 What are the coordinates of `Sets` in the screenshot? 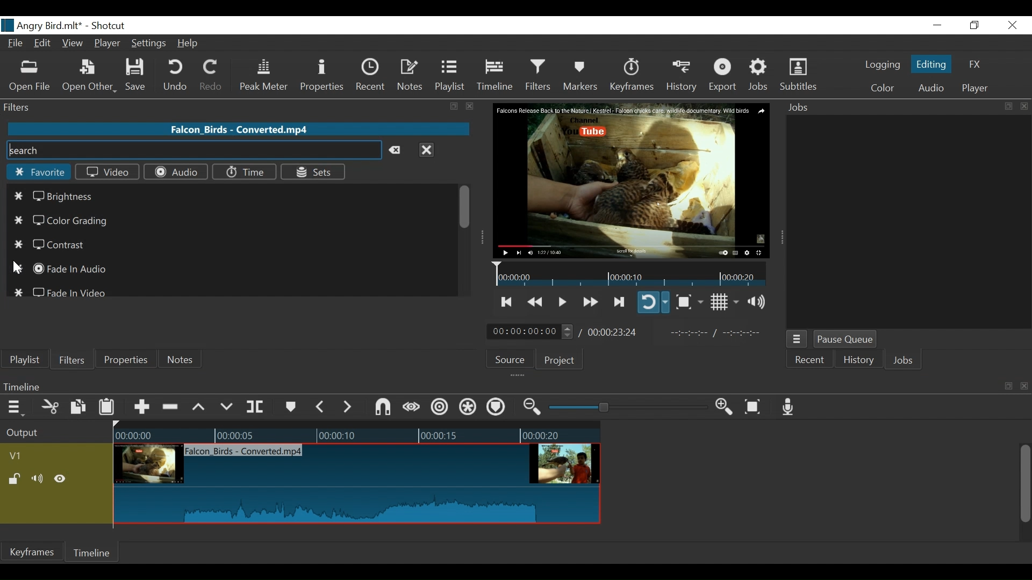 It's located at (312, 171).